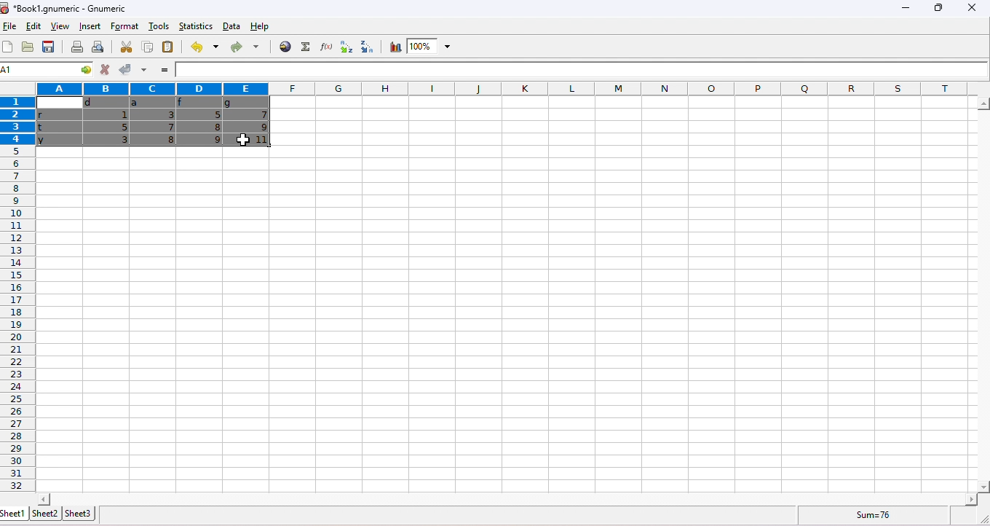  I want to click on Horizontal scrollbar, so click(507, 498).